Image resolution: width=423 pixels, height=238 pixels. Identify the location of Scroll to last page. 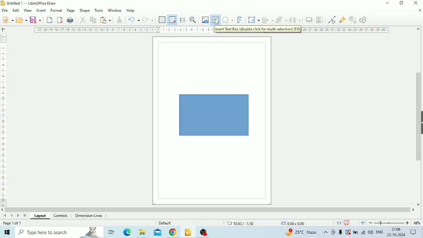
(25, 216).